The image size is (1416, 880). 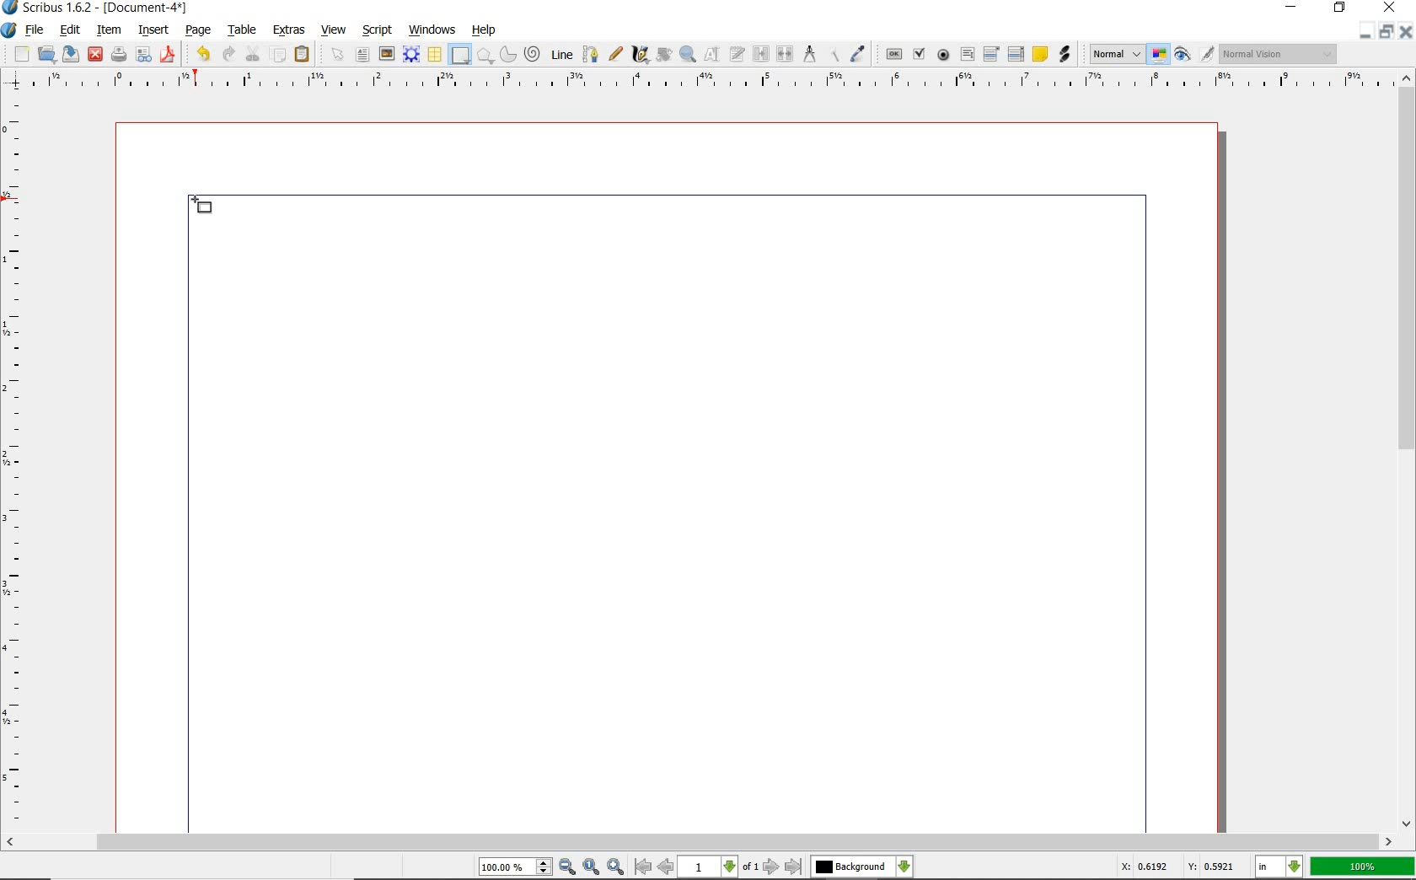 I want to click on help, so click(x=485, y=31).